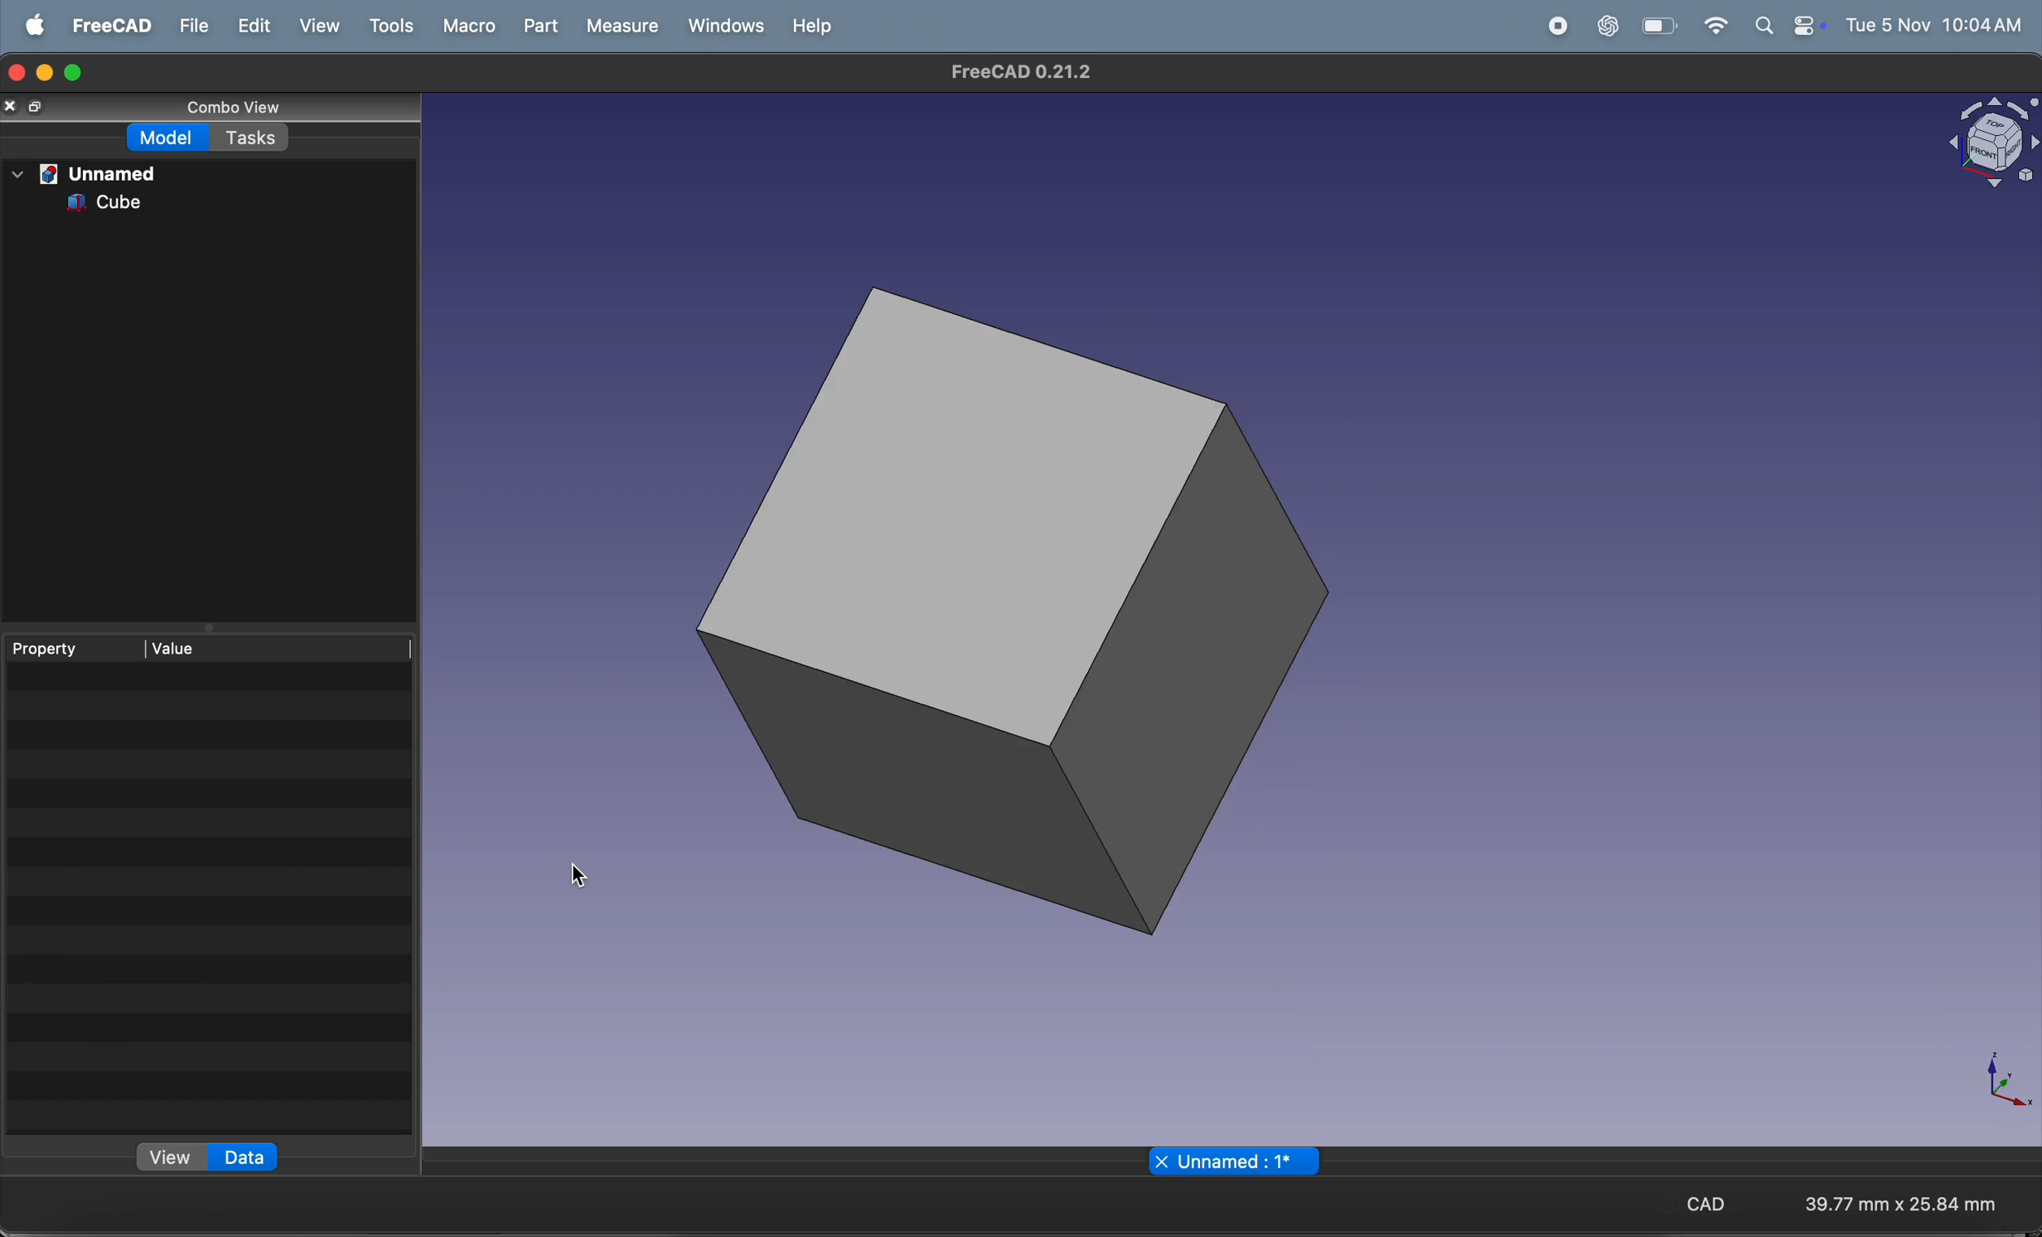 The height and width of the screenshot is (1237, 2042). I want to click on wifi, so click(1717, 25).